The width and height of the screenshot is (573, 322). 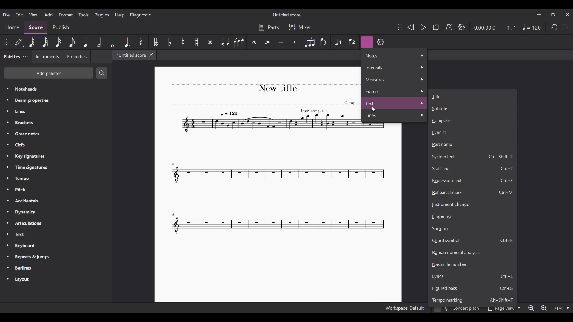 I want to click on Add palettes, so click(x=49, y=73).